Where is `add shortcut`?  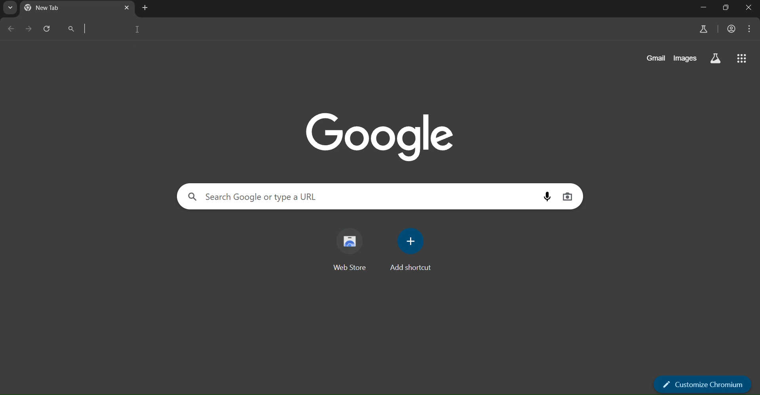 add shortcut is located at coordinates (412, 253).